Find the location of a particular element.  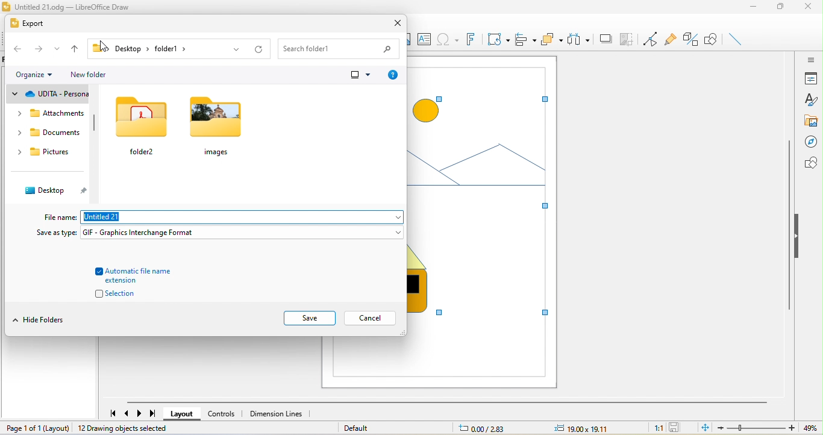

lmages is located at coordinates (218, 130).